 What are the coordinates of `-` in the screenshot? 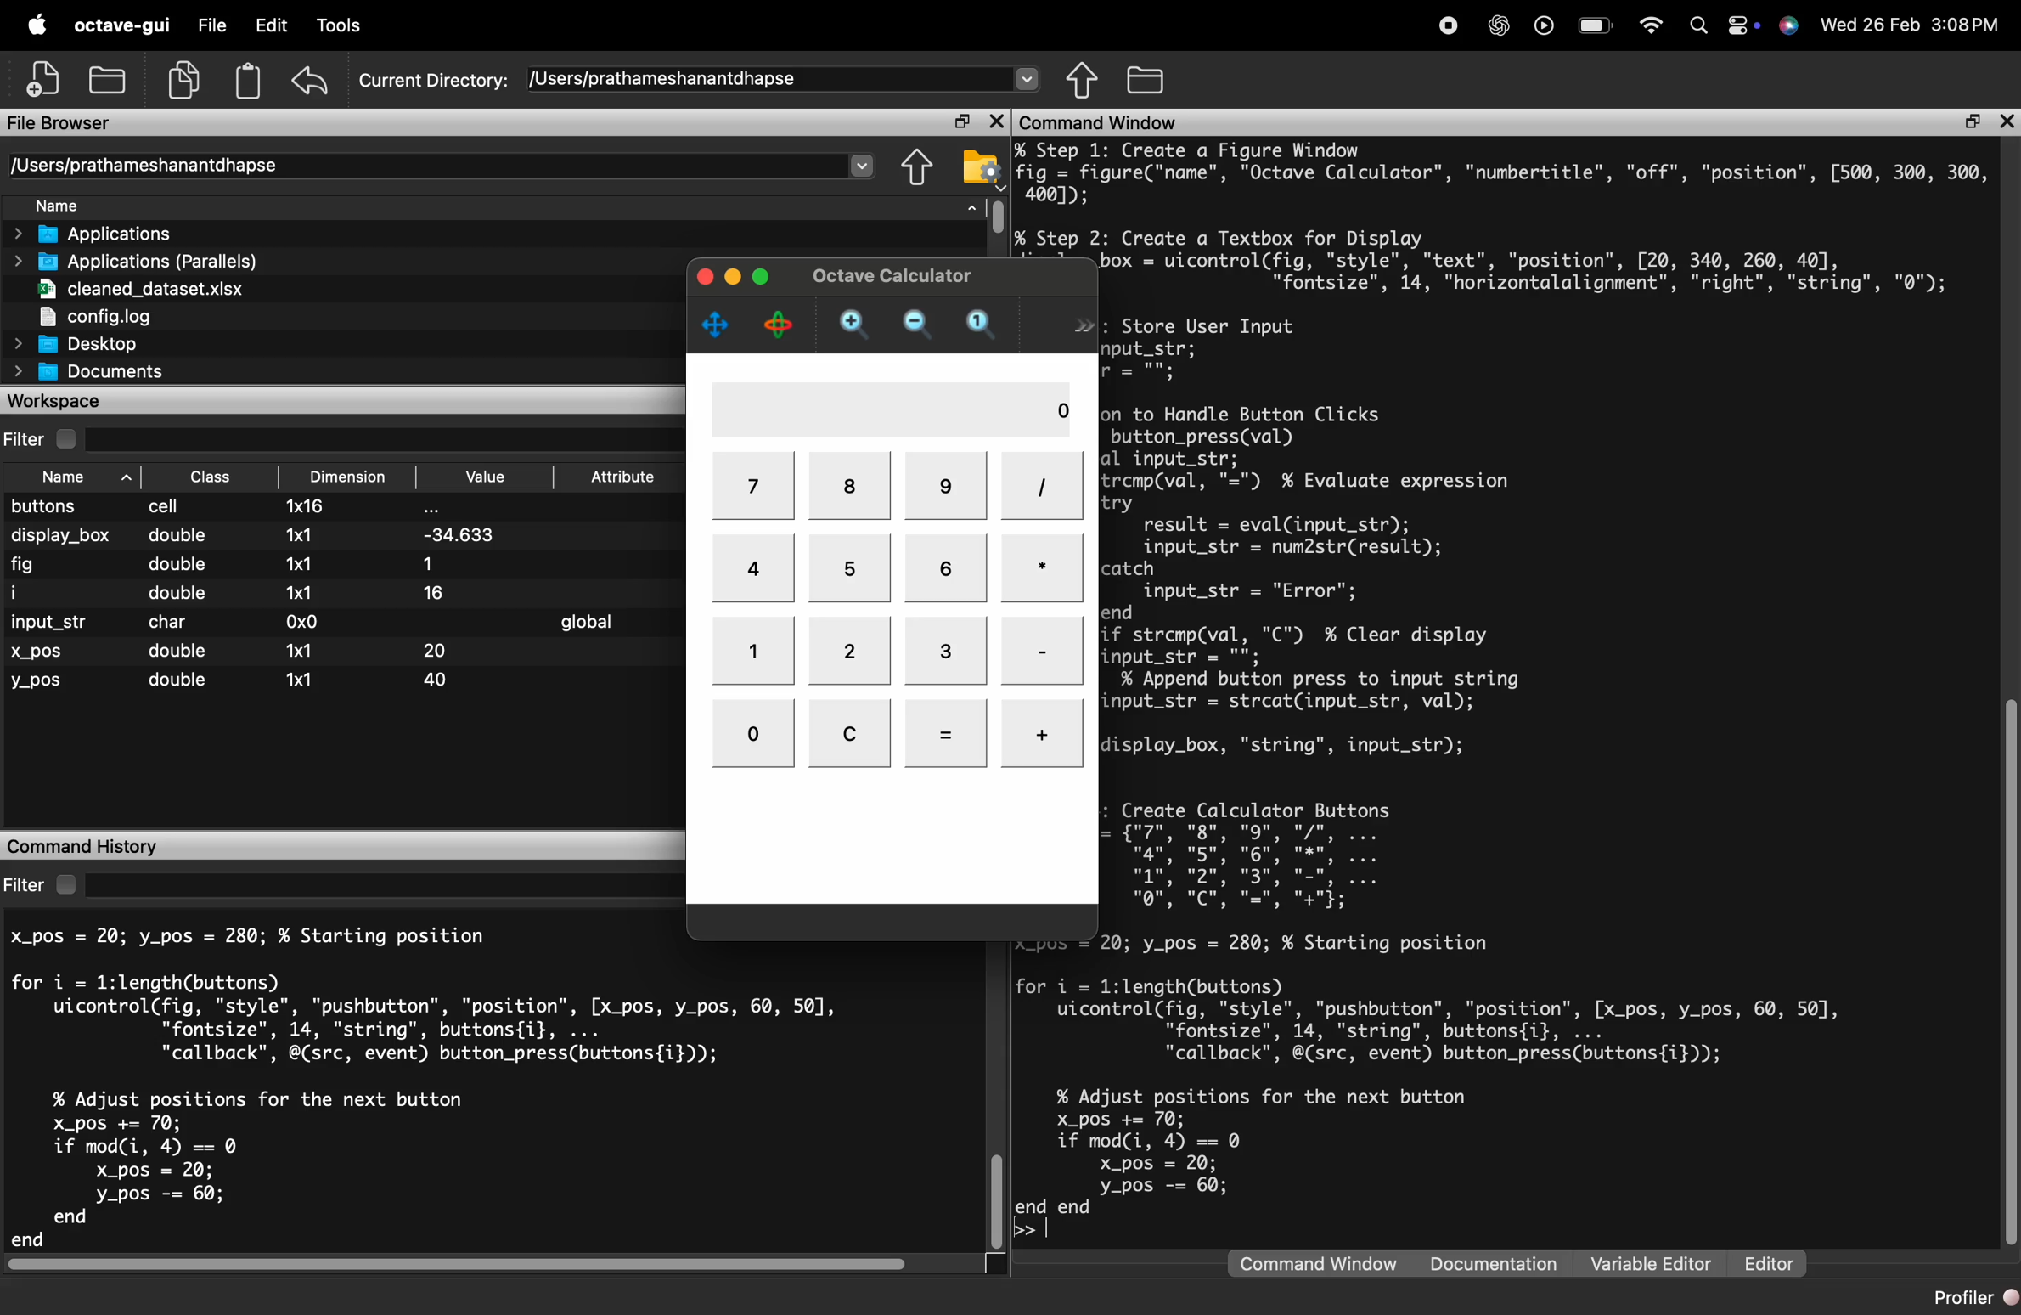 It's located at (1041, 650).